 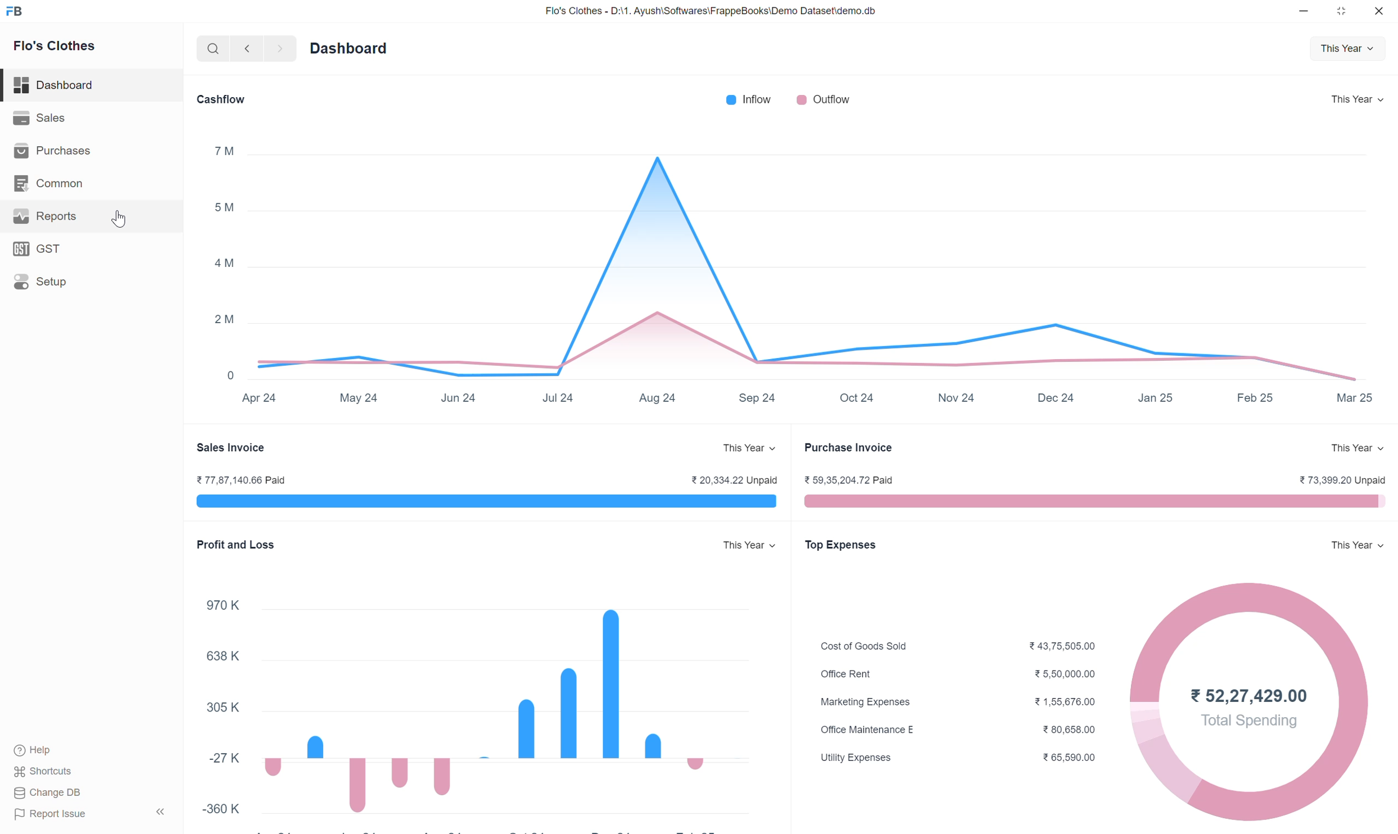 What do you see at coordinates (57, 49) in the screenshot?
I see `Flo's Clothes` at bounding box center [57, 49].